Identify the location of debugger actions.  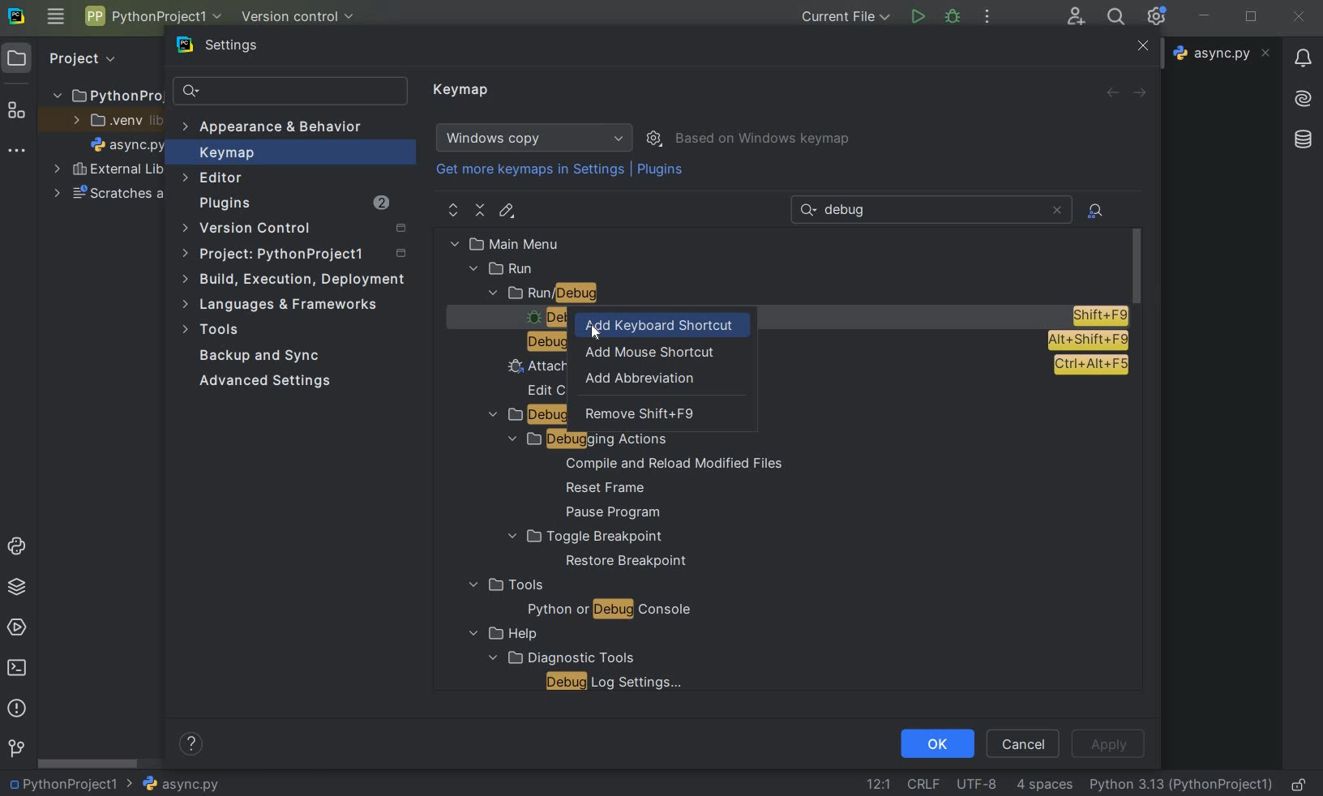
(526, 416).